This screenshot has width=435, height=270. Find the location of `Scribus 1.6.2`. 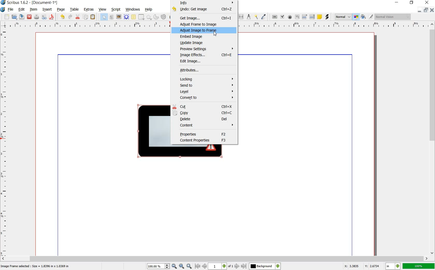

Scribus 1.6.2 is located at coordinates (15, 3).